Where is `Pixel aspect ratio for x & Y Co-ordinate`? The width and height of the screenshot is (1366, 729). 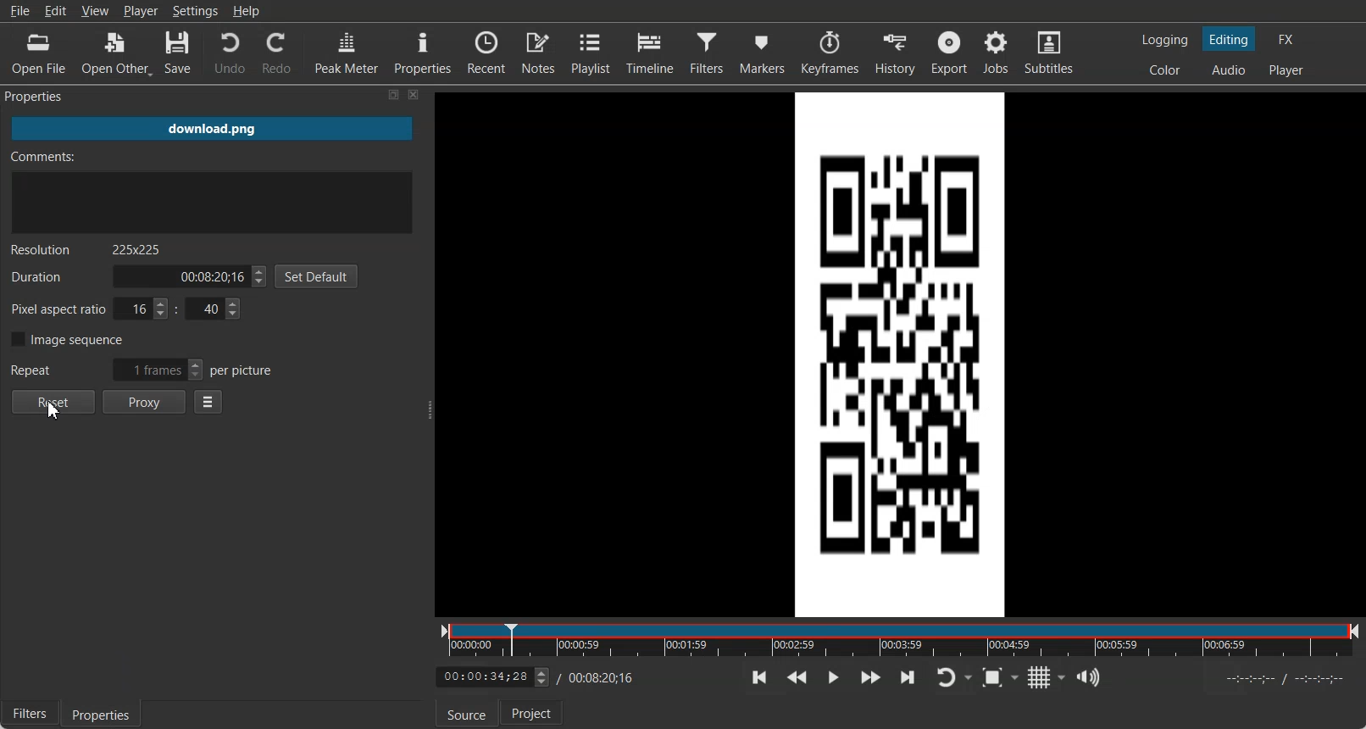
Pixel aspect ratio for x & Y Co-ordinate is located at coordinates (127, 309).